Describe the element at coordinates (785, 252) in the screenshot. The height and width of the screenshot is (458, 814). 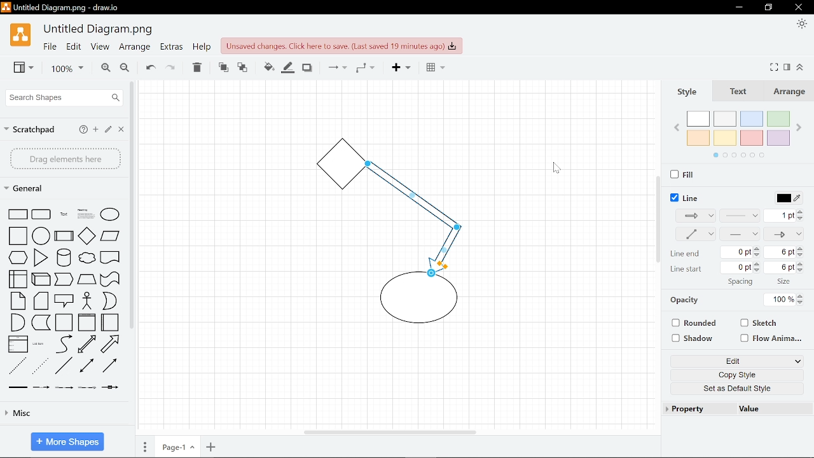
I see `6pts` at that location.